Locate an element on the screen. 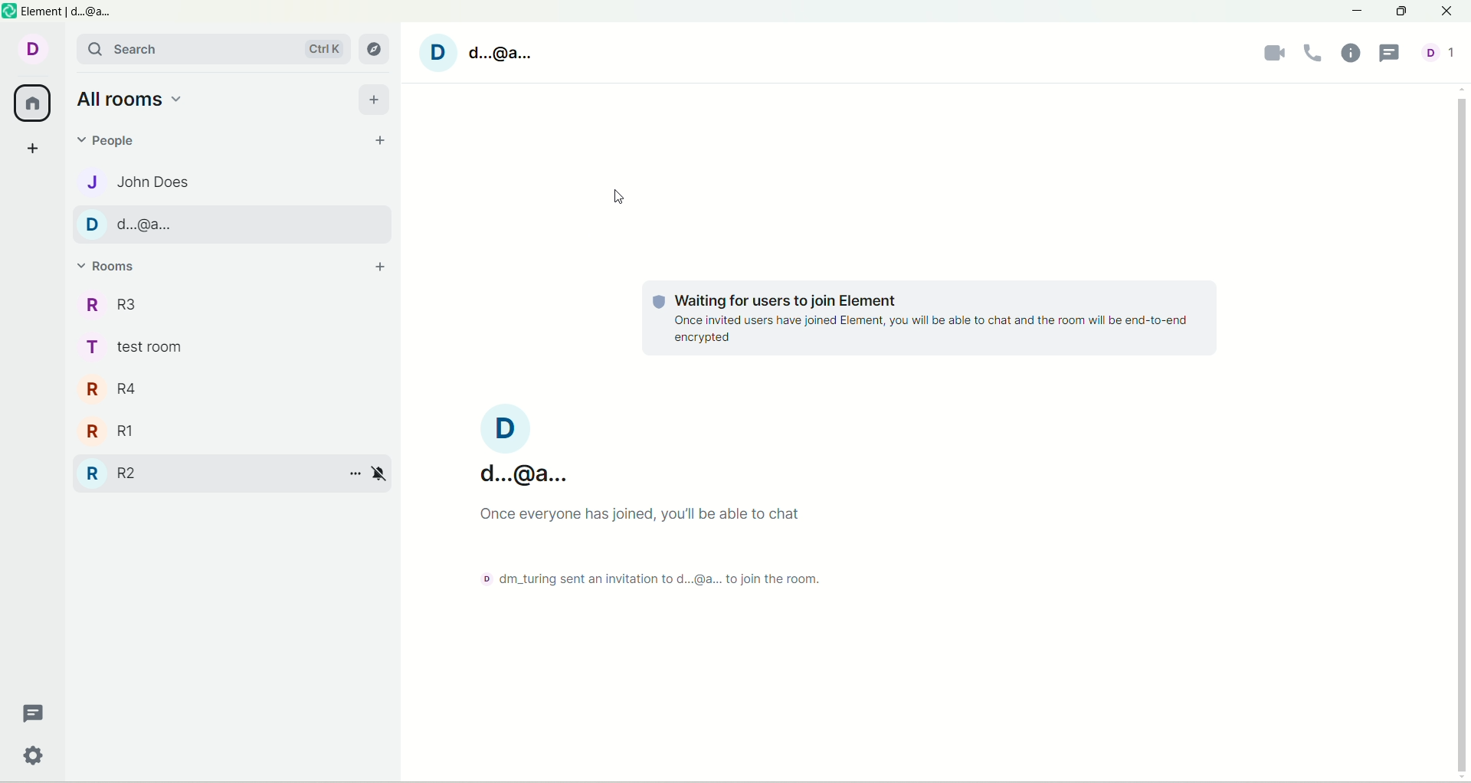  threads is located at coordinates (30, 710).